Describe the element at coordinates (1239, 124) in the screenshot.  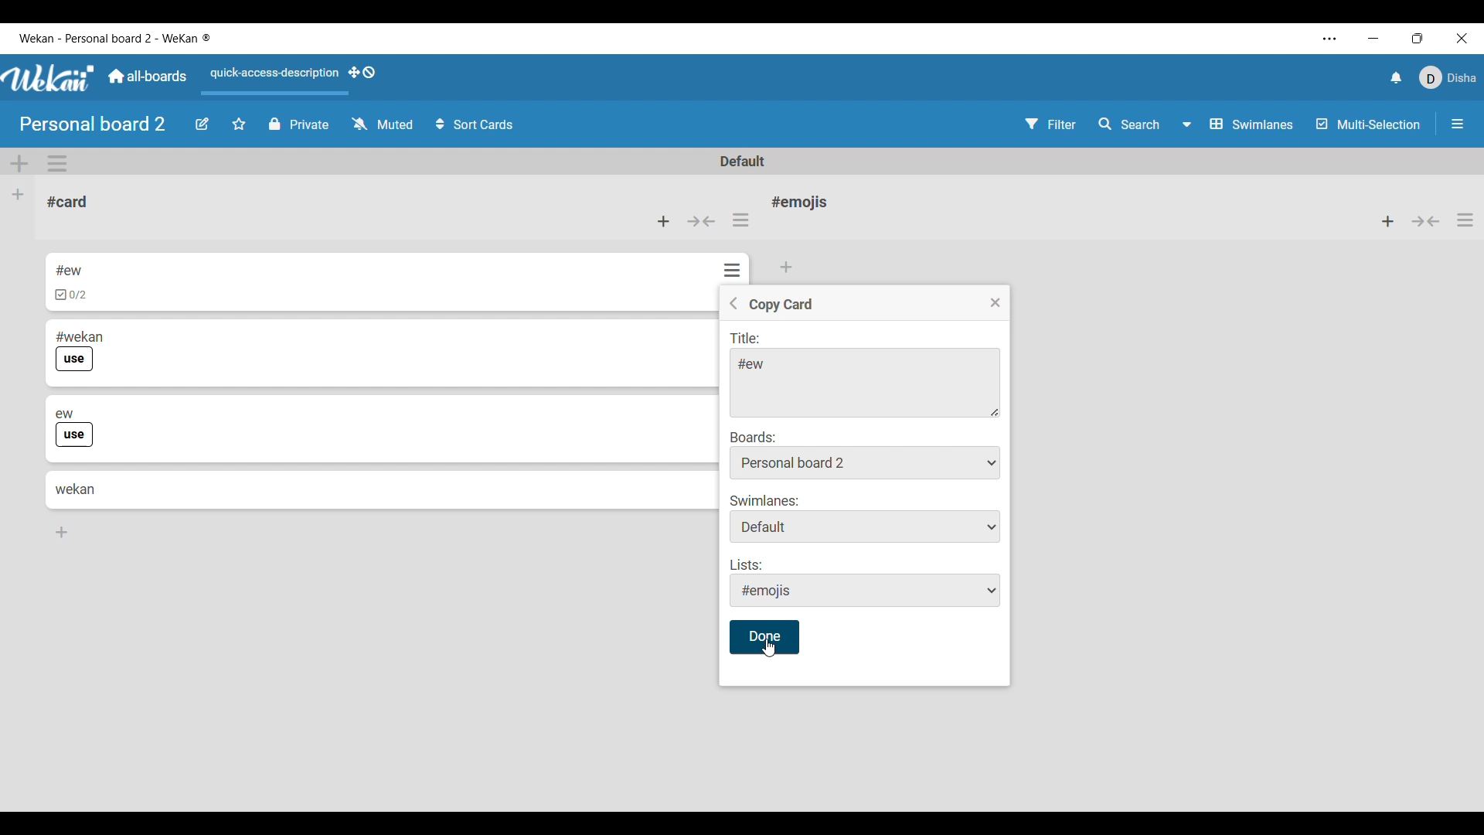
I see `Swimlane and other board view options` at that location.